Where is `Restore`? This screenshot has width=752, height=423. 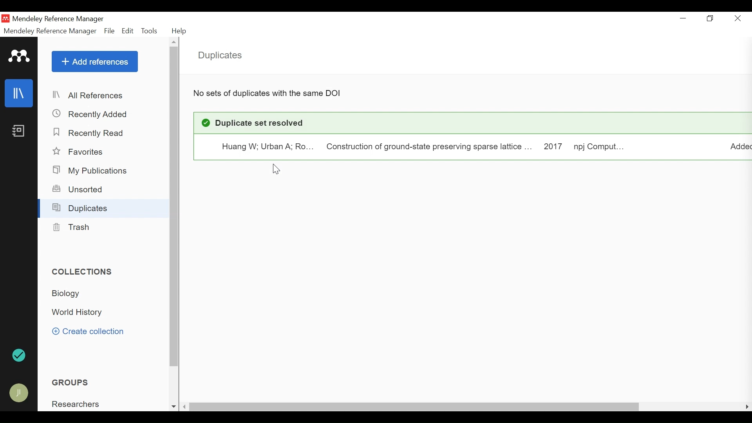 Restore is located at coordinates (712, 19).